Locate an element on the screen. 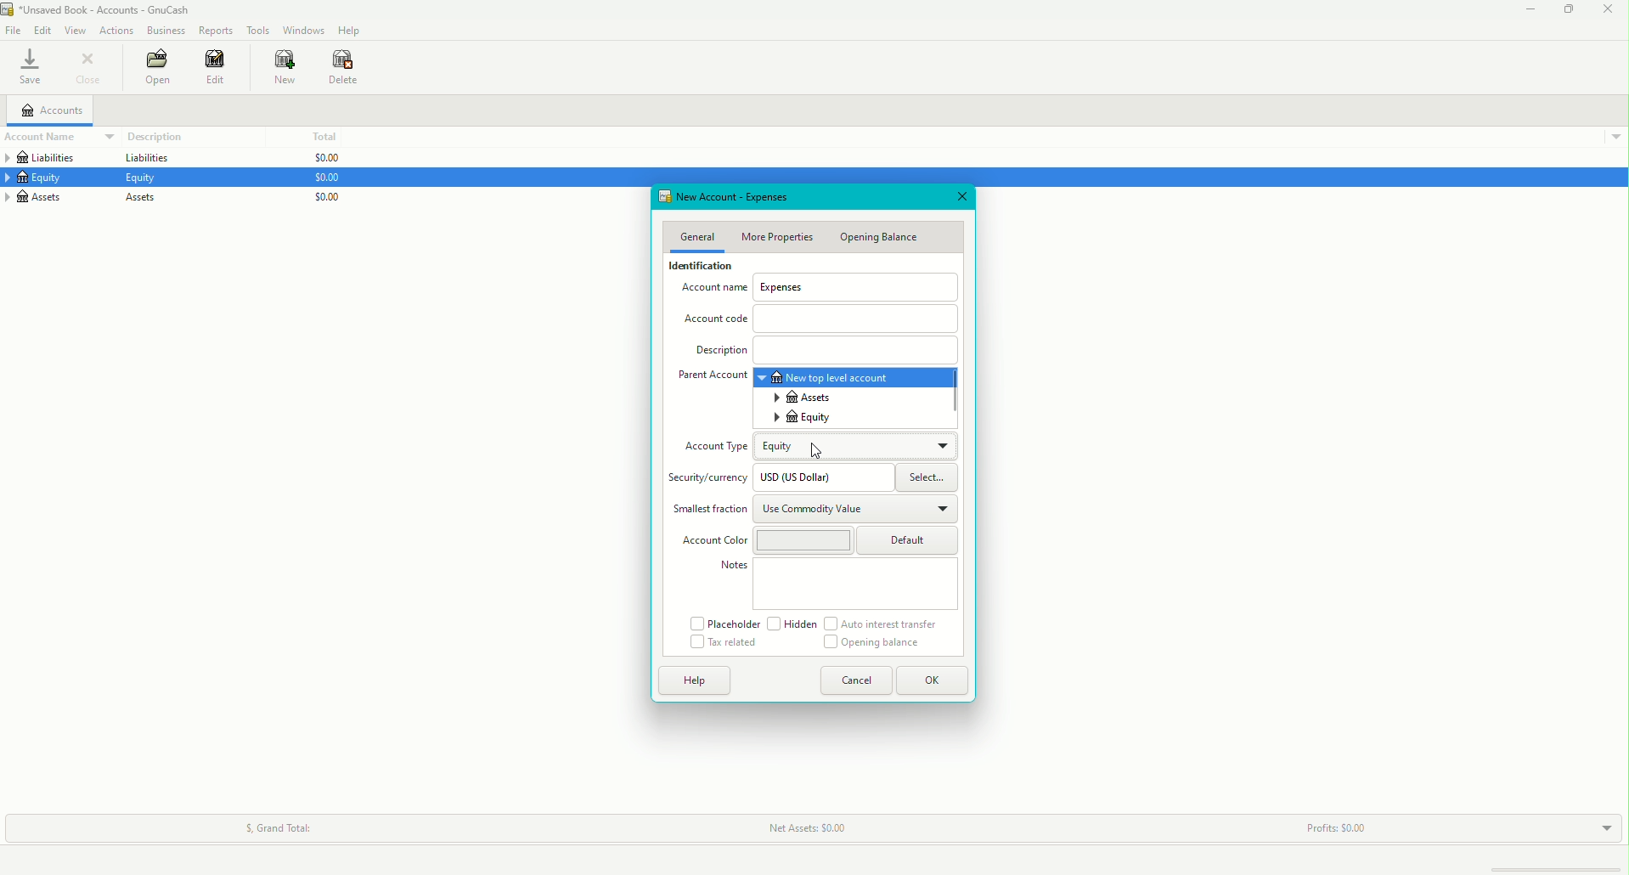  Close is located at coordinates (961, 198).